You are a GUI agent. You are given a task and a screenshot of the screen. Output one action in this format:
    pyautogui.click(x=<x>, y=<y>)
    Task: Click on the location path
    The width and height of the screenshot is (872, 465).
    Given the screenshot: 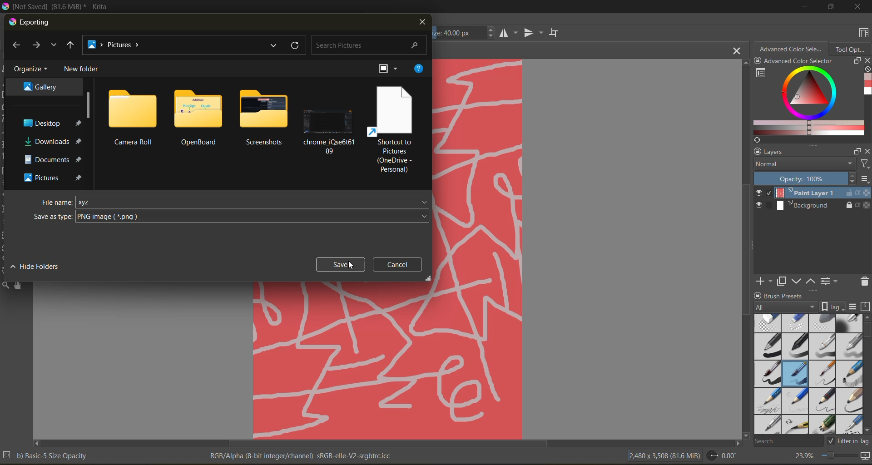 What is the action you would take?
    pyautogui.click(x=117, y=45)
    